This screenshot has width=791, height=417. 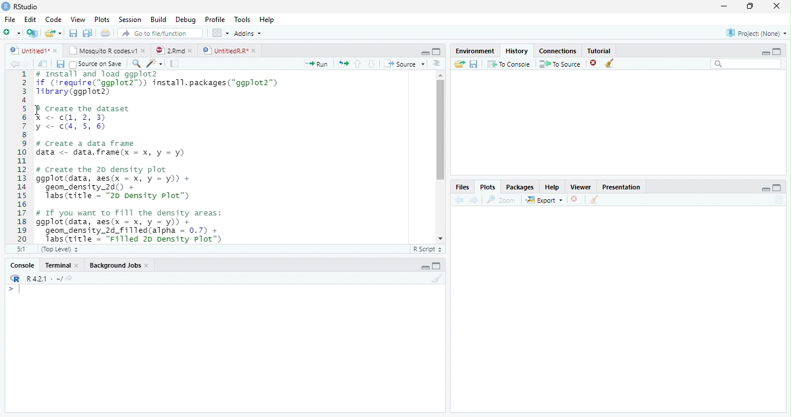 What do you see at coordinates (158, 33) in the screenshot?
I see `GO to file/function` at bounding box center [158, 33].